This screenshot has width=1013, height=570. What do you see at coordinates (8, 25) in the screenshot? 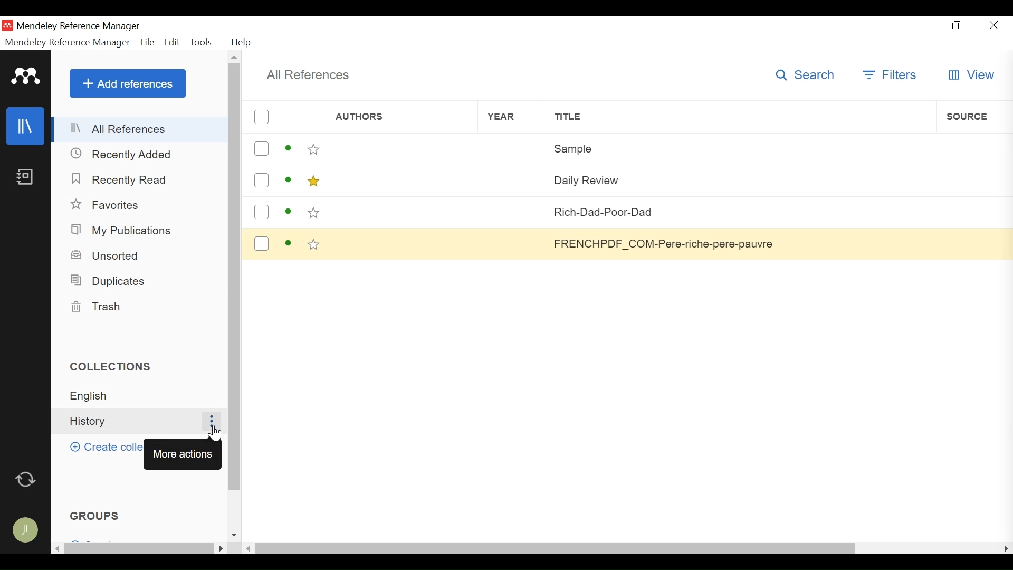
I see `Mendeley Desktop Icon` at bounding box center [8, 25].